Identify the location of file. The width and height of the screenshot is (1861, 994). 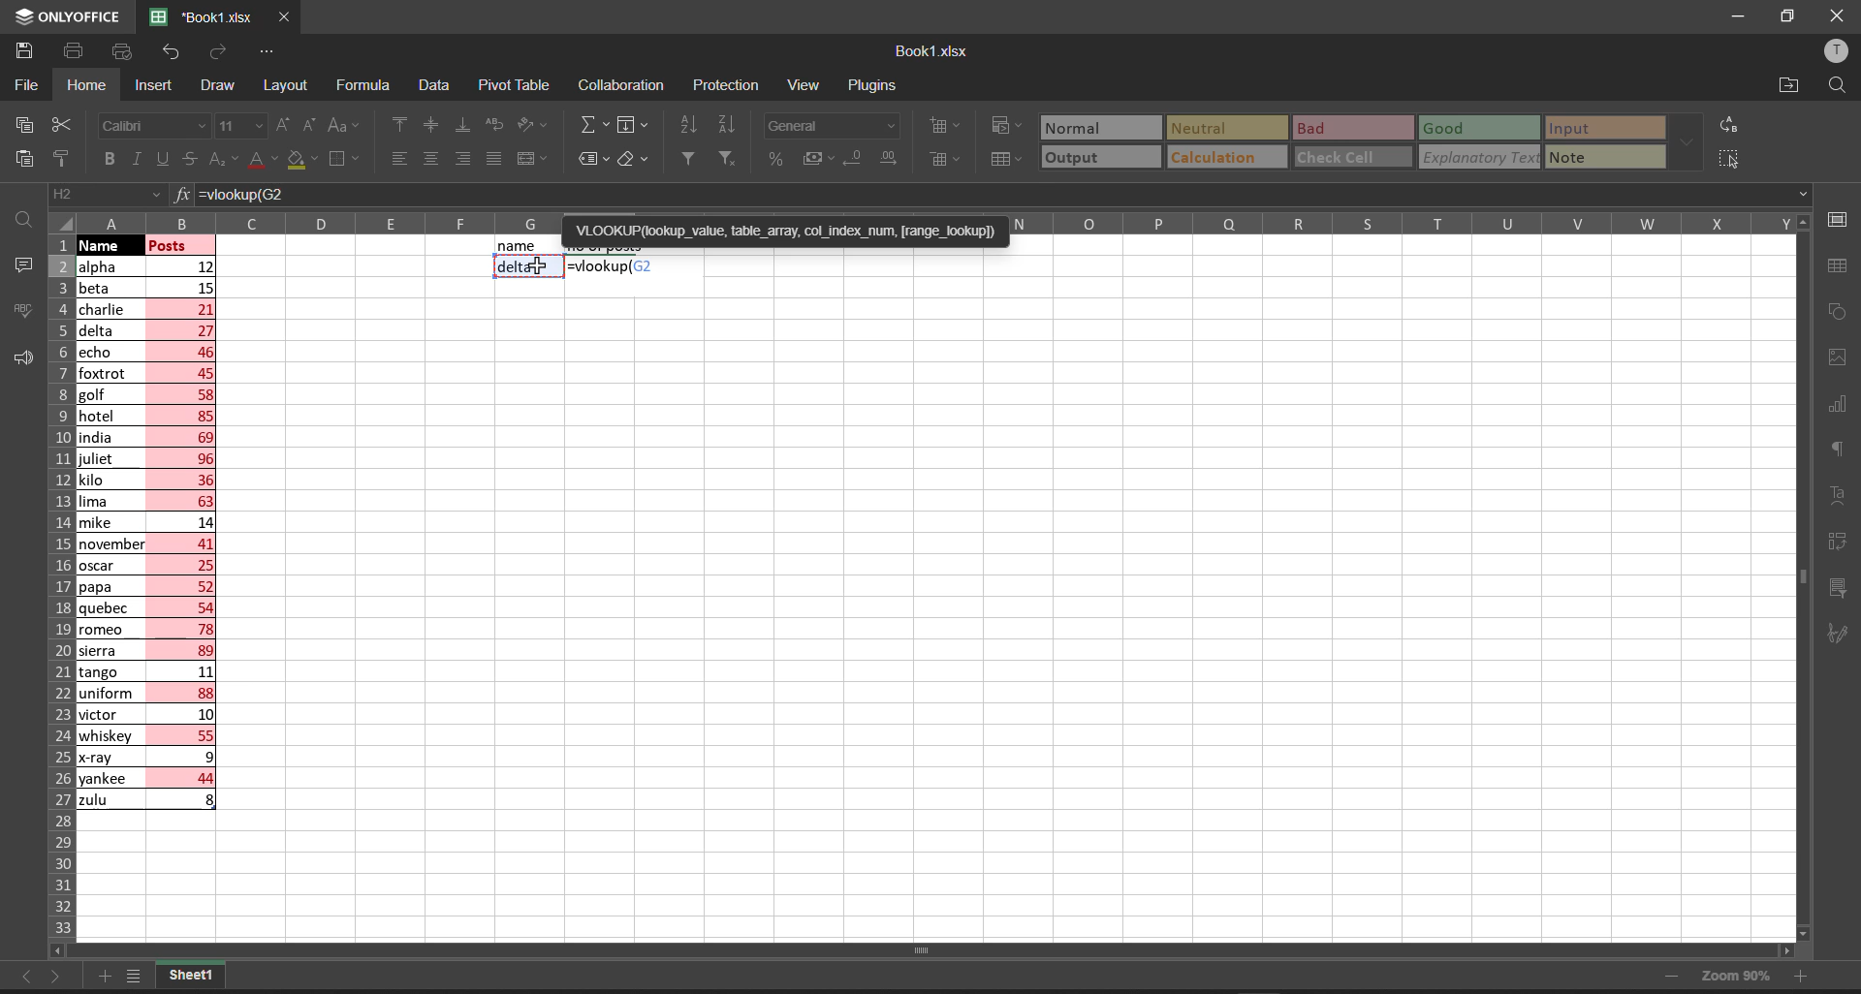
(28, 83).